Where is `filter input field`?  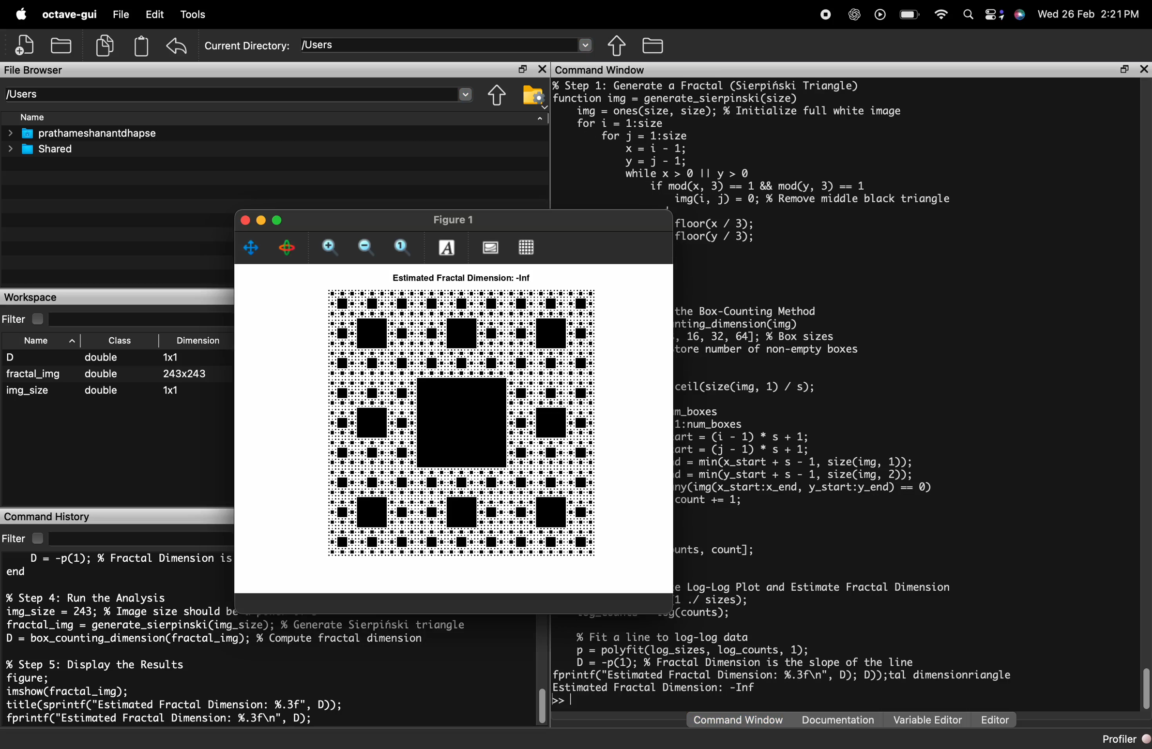 filter input field is located at coordinates (134, 537).